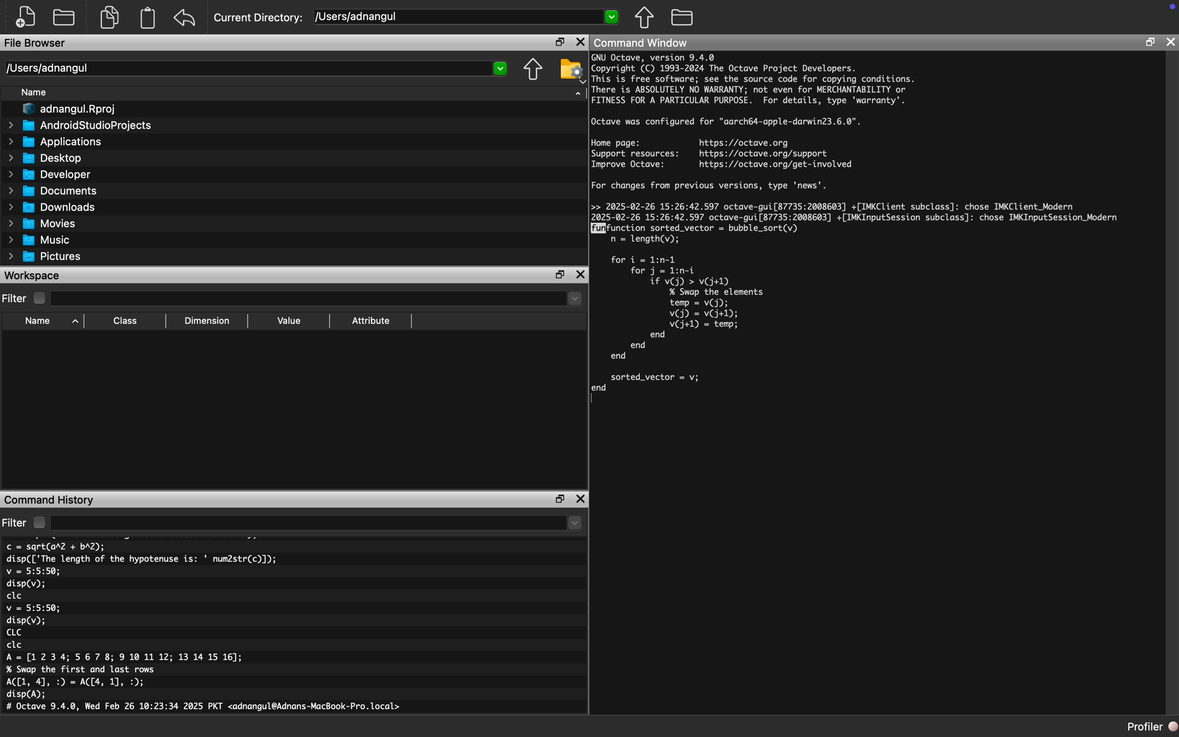 This screenshot has width=1179, height=737. Describe the element at coordinates (15, 596) in the screenshot. I see `clc` at that location.